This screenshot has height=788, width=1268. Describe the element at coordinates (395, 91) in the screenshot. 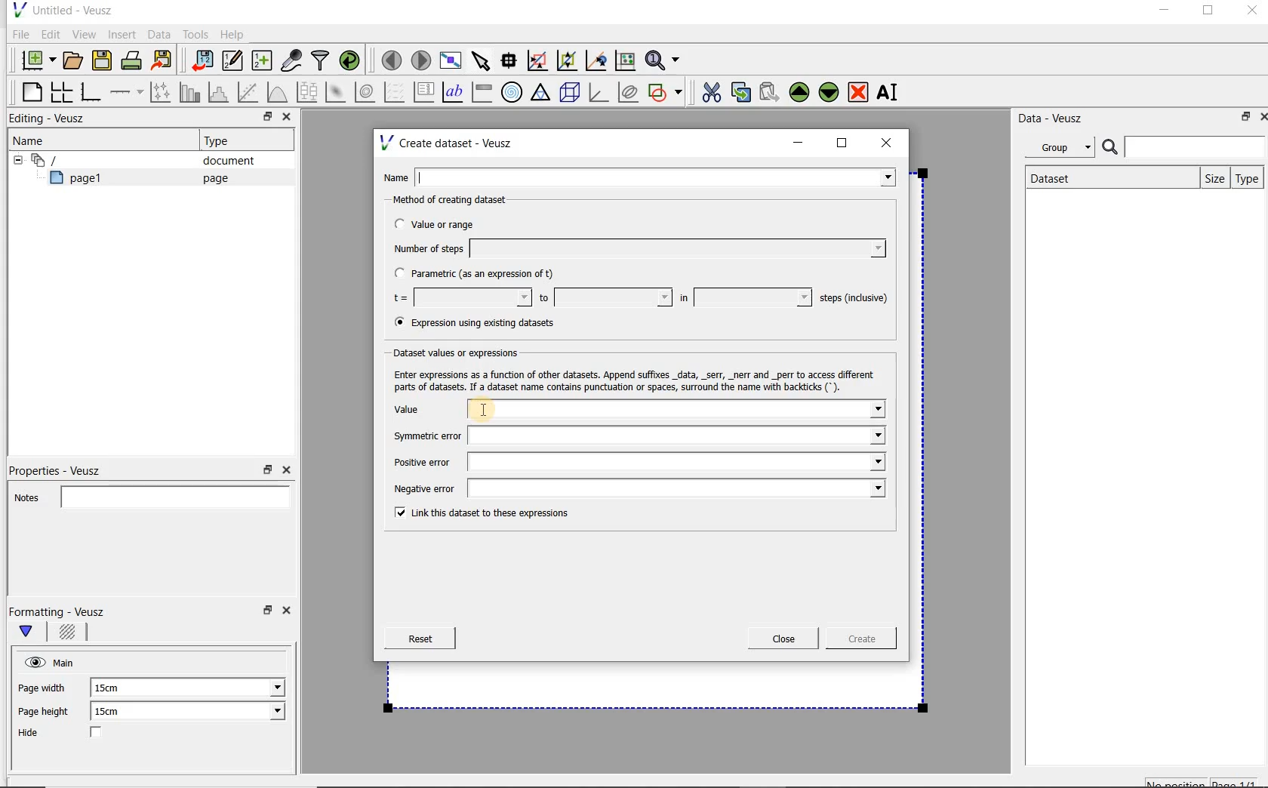

I see `plot a vector field` at that location.